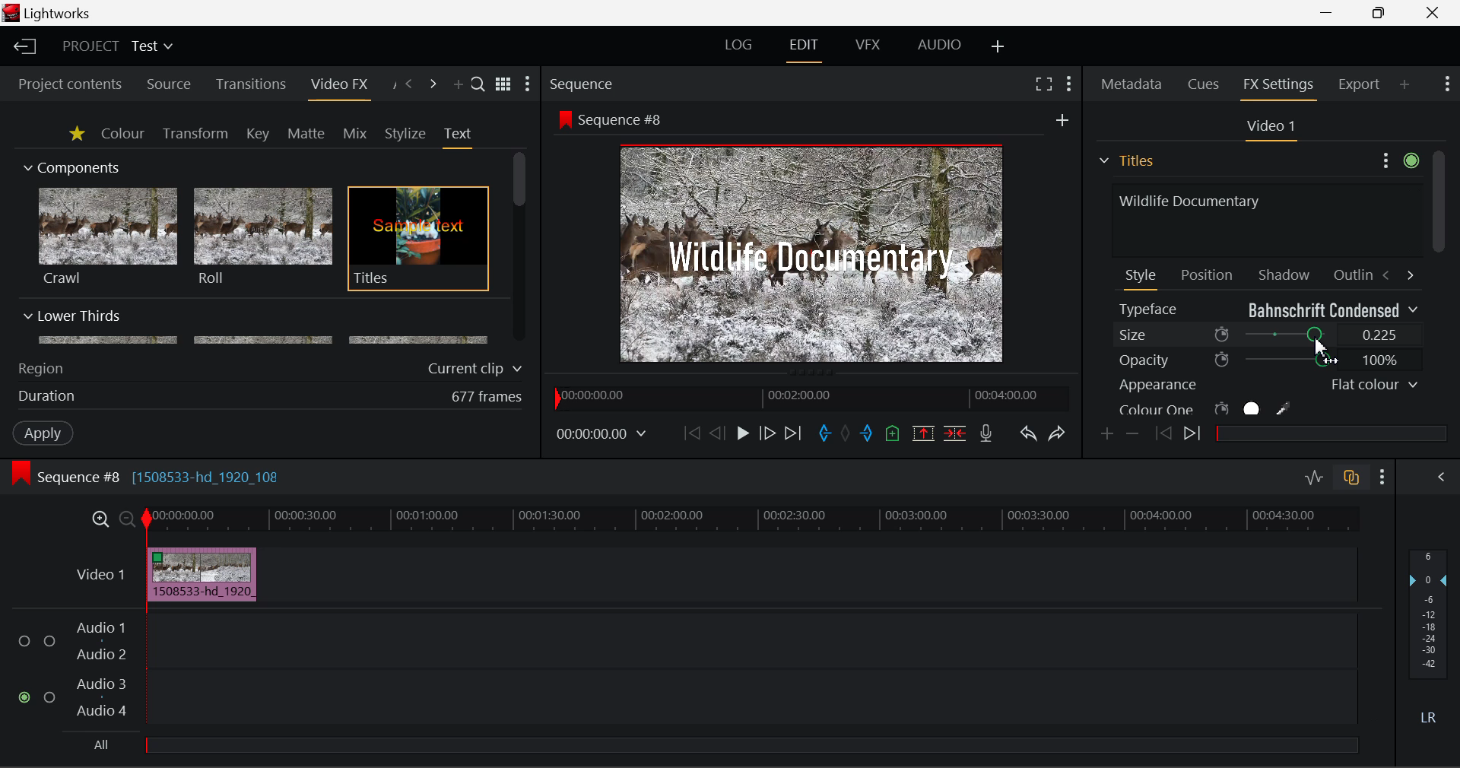 The height and width of the screenshot is (768, 1460). What do you see at coordinates (1398, 274) in the screenshot?
I see `Move between Tabs` at bounding box center [1398, 274].